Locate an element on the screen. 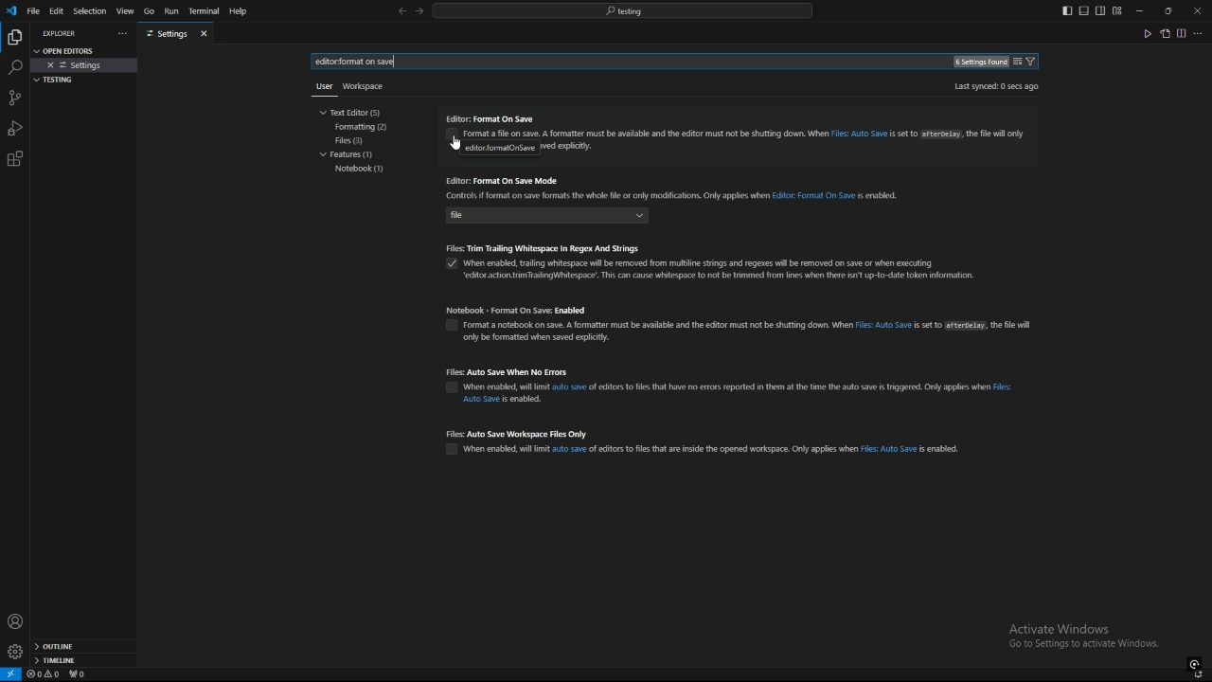 The height and width of the screenshot is (682, 1212). change settings  is located at coordinates (1017, 62).